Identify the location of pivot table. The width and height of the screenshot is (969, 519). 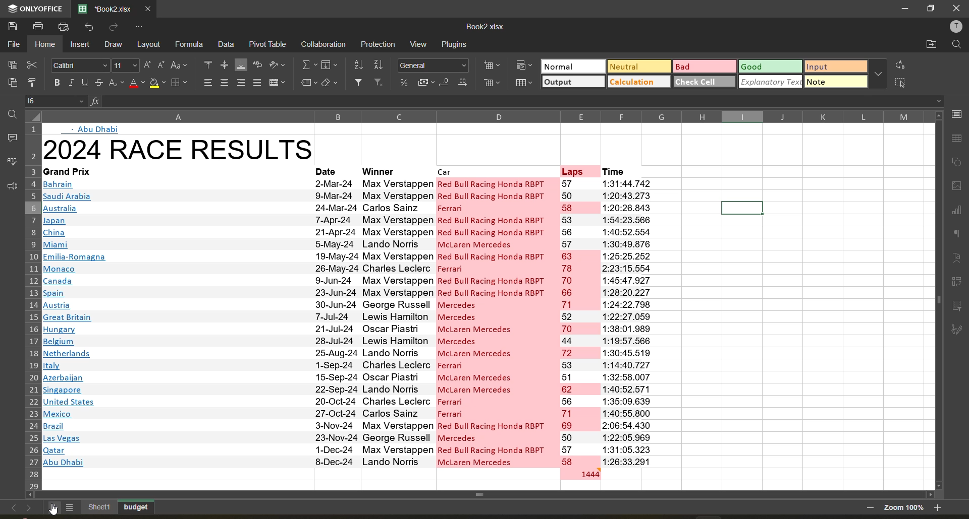
(958, 282).